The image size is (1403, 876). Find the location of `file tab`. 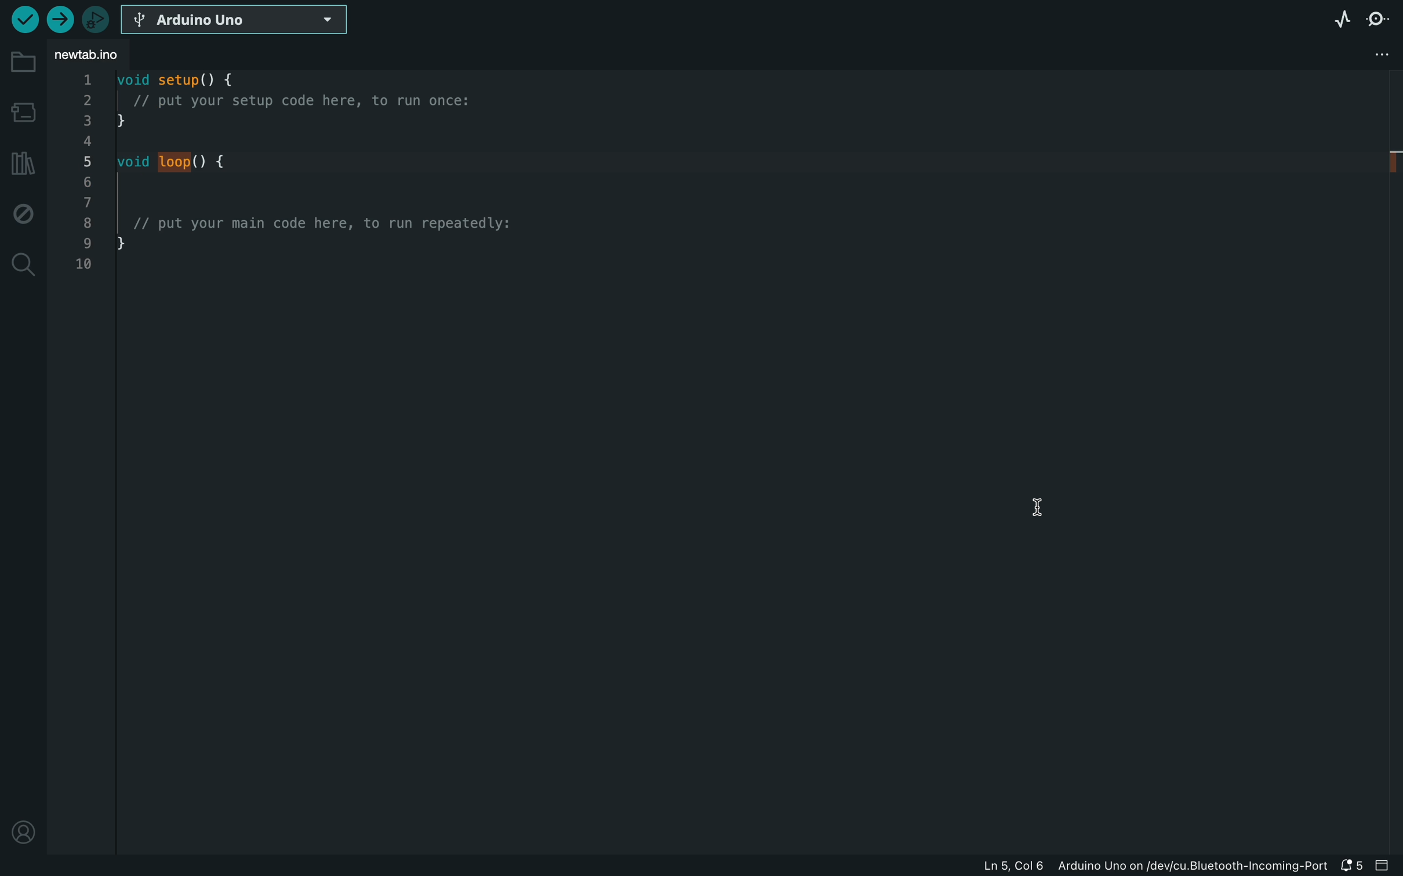

file tab is located at coordinates (95, 54).